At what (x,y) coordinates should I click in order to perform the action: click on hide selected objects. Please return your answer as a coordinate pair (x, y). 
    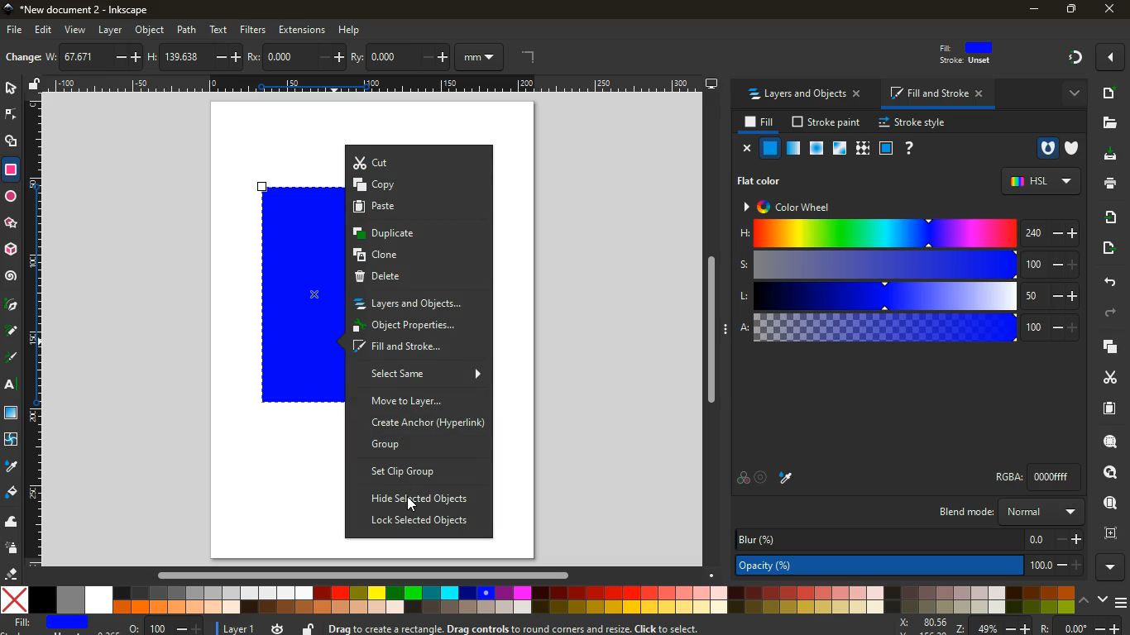
    Looking at the image, I should click on (421, 499).